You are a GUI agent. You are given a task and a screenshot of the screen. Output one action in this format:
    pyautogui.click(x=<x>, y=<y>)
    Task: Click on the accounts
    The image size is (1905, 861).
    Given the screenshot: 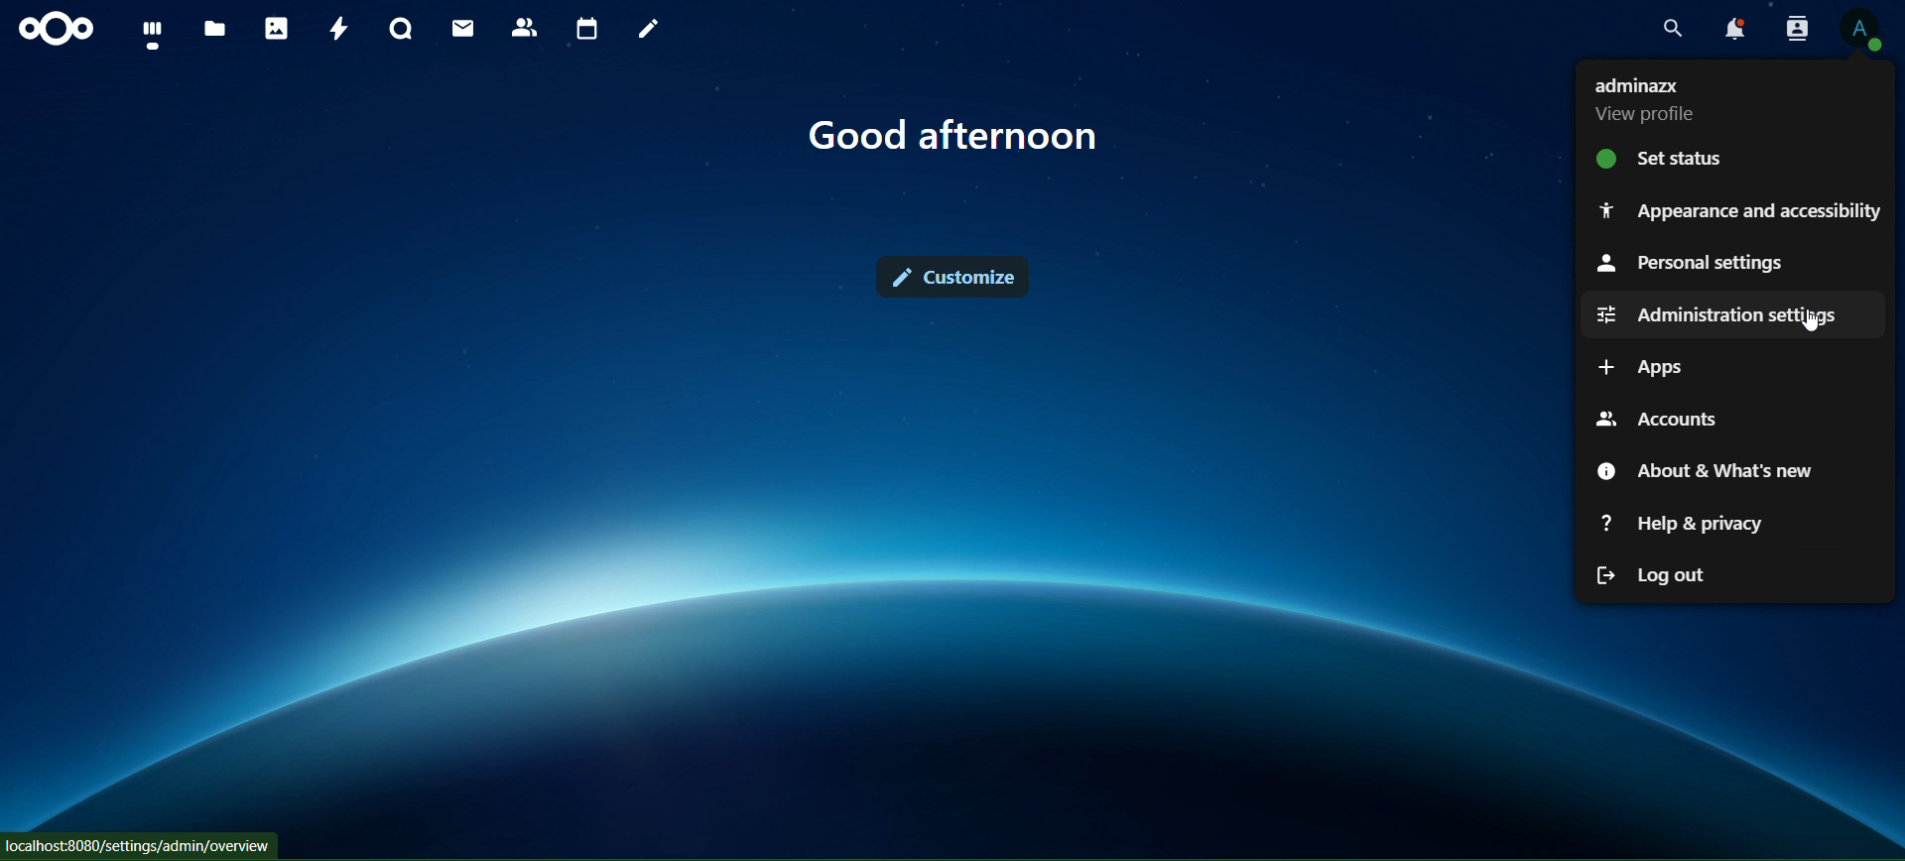 What is the action you would take?
    pyautogui.click(x=1684, y=417)
    